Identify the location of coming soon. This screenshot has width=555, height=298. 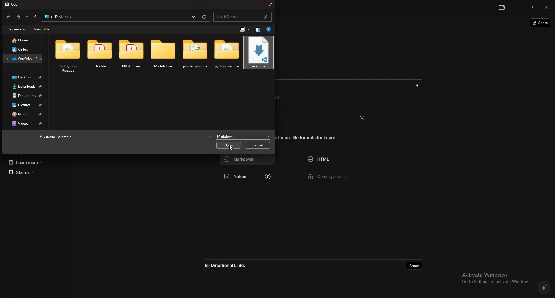
(332, 177).